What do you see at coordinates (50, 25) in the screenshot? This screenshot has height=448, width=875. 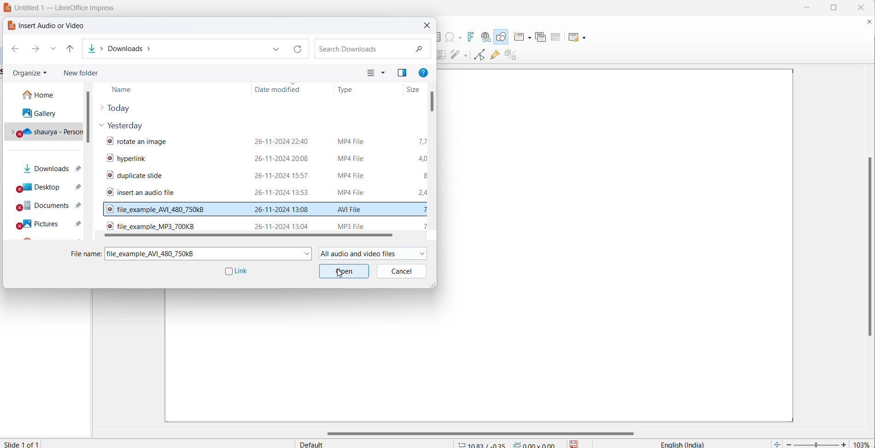 I see `dialog box title` at bounding box center [50, 25].